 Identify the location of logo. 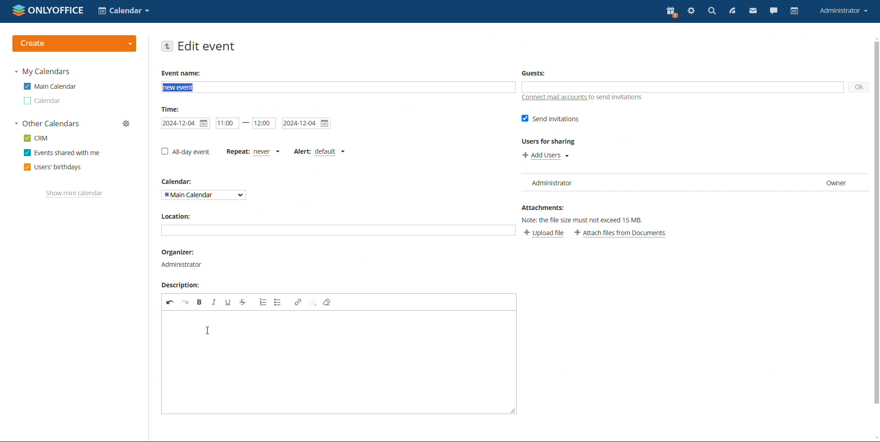
(48, 11).